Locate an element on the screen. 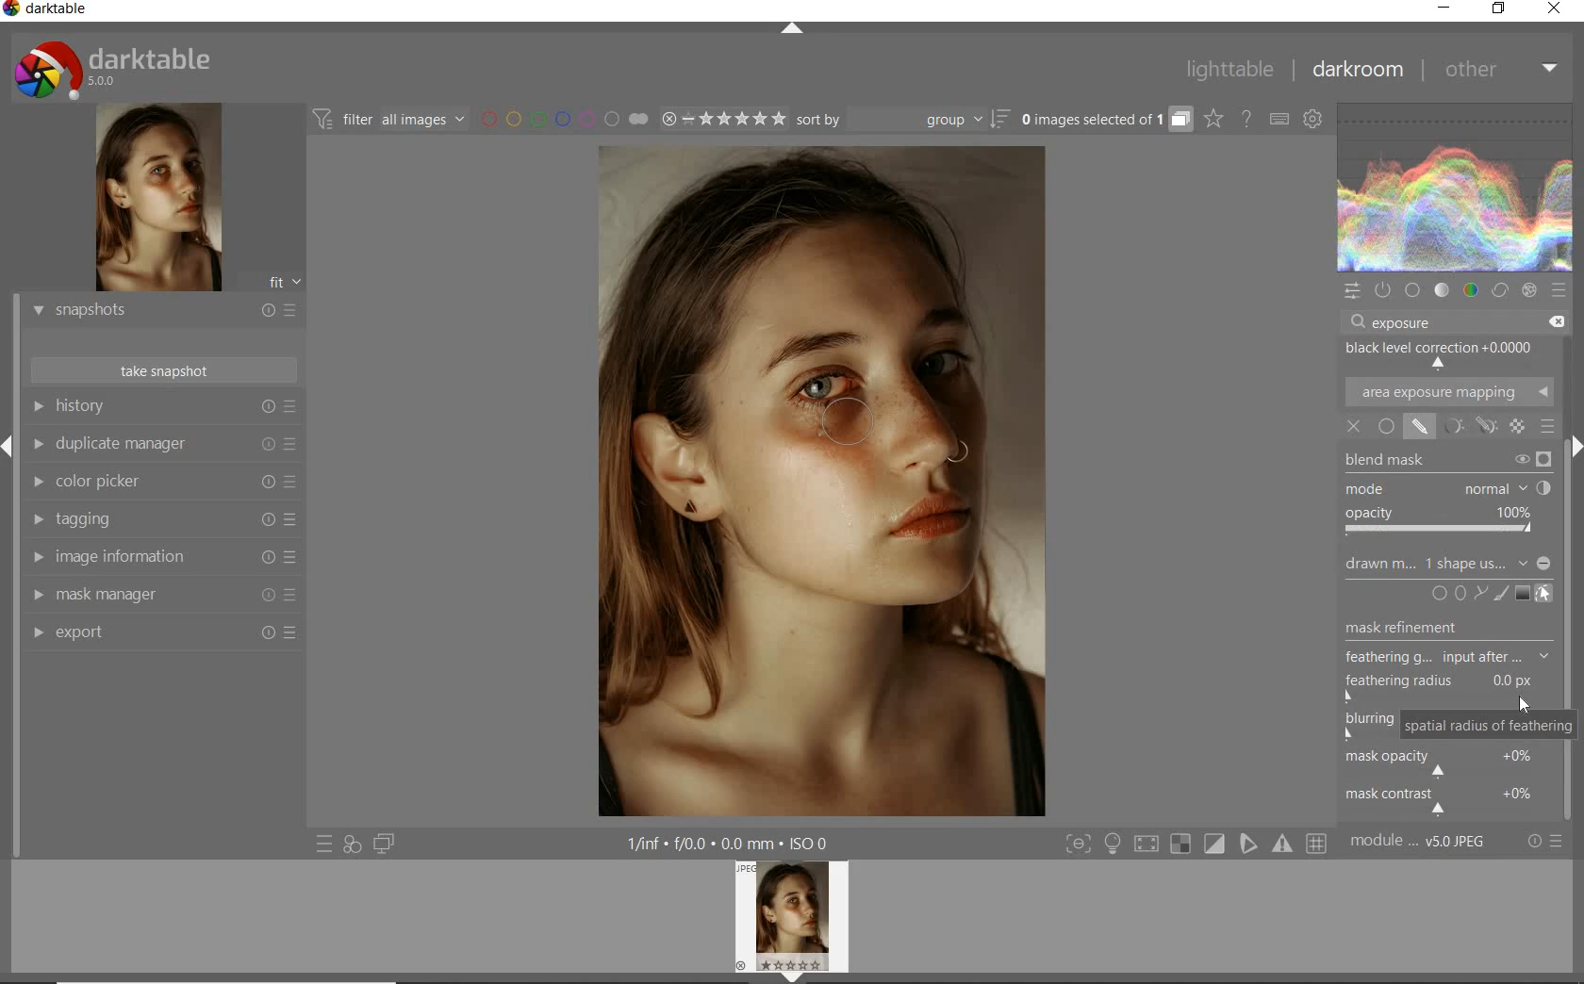  UNIFORMLY is located at coordinates (1386, 426).